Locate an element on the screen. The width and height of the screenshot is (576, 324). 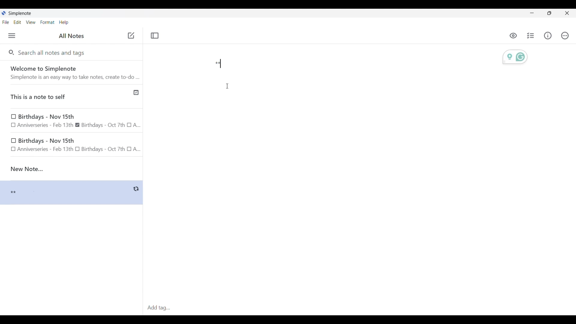
Search all notes and tags is located at coordinates (53, 52).